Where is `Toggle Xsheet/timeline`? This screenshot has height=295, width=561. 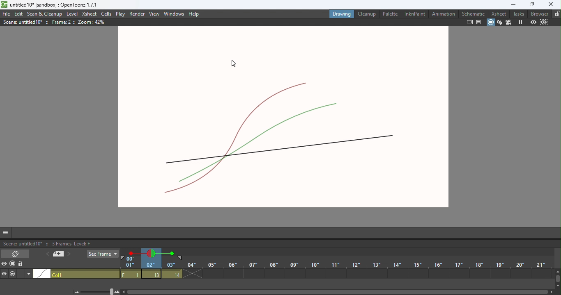 Toggle Xsheet/timeline is located at coordinates (16, 254).